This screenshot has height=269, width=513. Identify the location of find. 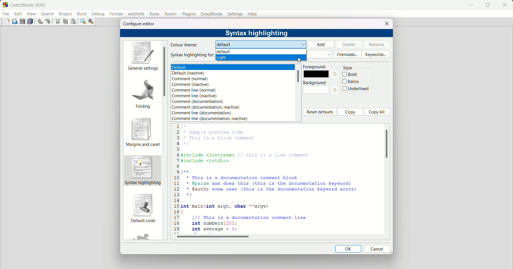
(83, 21).